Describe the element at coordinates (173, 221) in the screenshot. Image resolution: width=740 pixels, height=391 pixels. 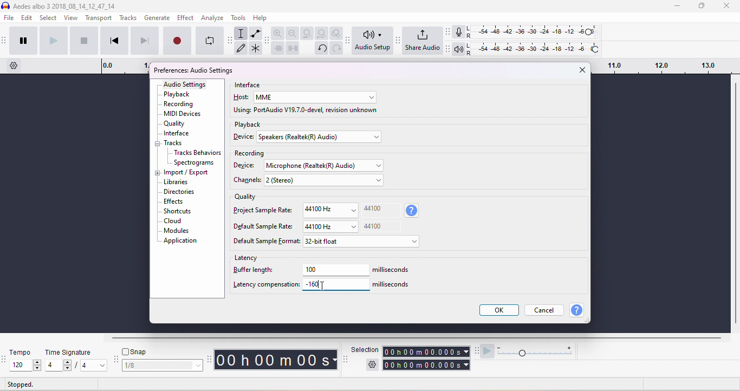
I see `cloud` at that location.